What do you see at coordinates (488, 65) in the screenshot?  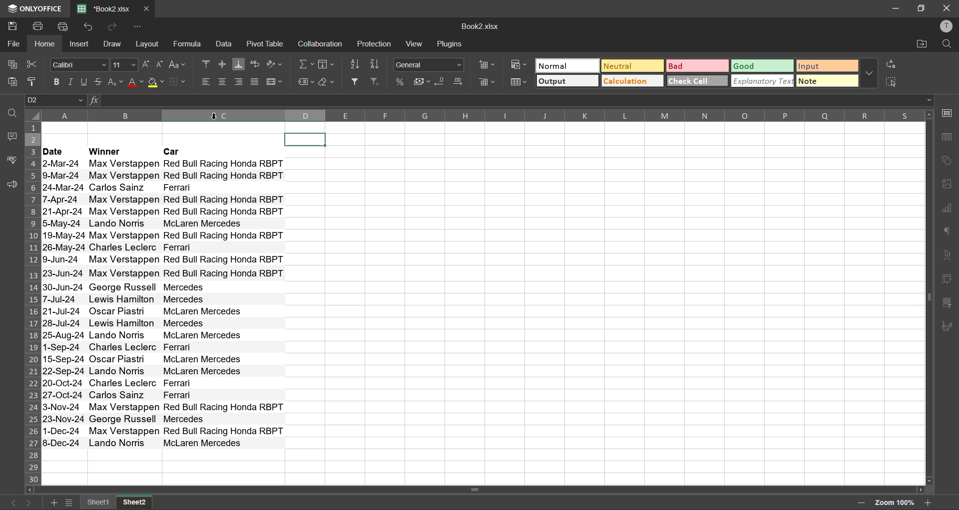 I see `insert cells` at bounding box center [488, 65].